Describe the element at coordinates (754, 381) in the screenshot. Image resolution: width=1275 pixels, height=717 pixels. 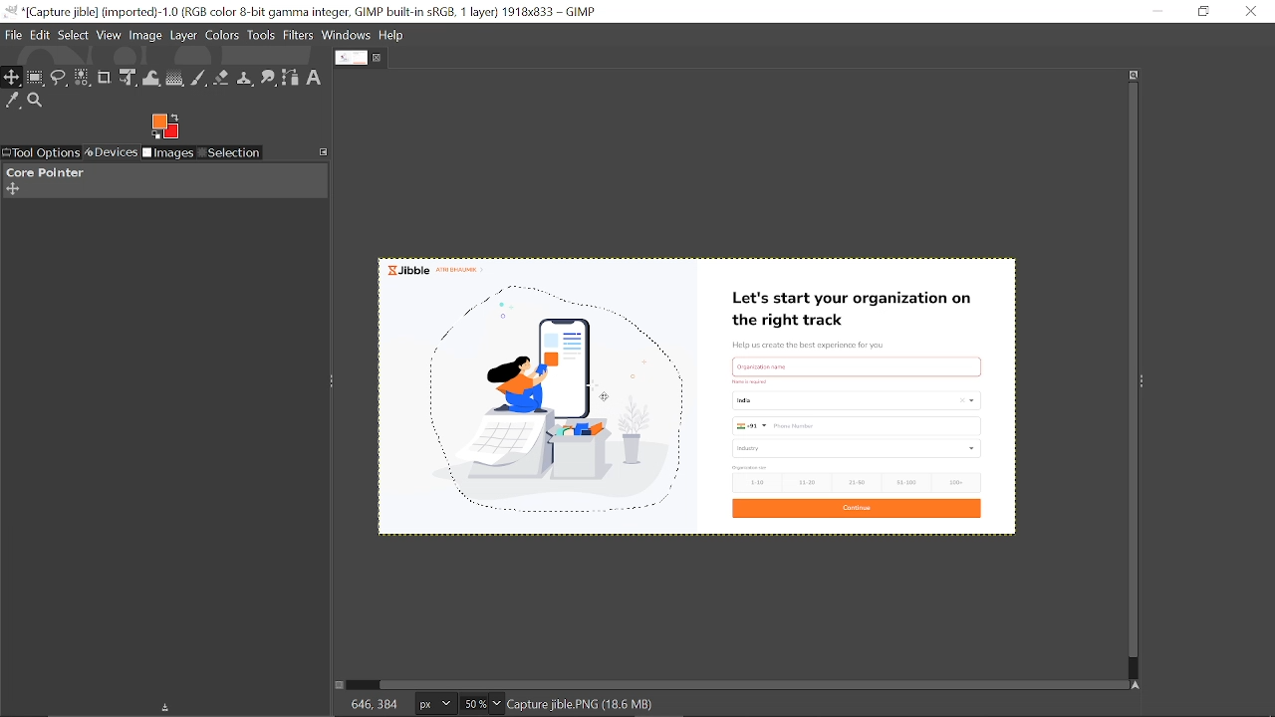
I see `` at that location.